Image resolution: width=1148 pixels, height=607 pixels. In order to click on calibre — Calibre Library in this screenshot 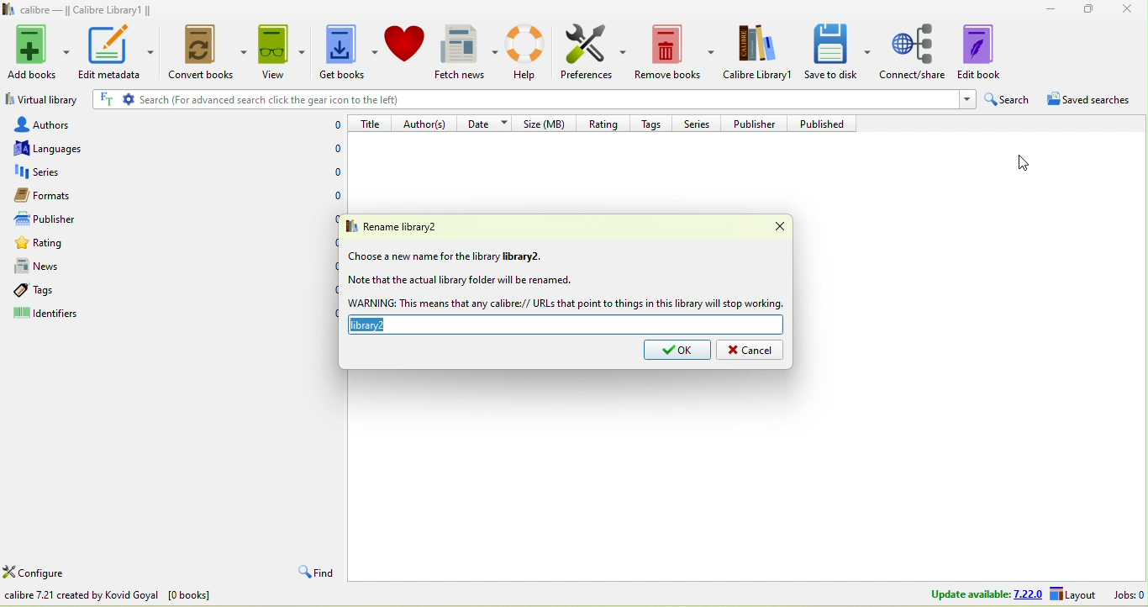, I will do `click(74, 10)`.